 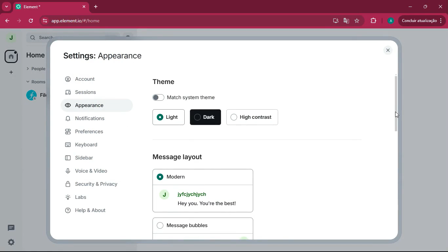 What do you see at coordinates (35, 81) in the screenshot?
I see `rooms` at bounding box center [35, 81].